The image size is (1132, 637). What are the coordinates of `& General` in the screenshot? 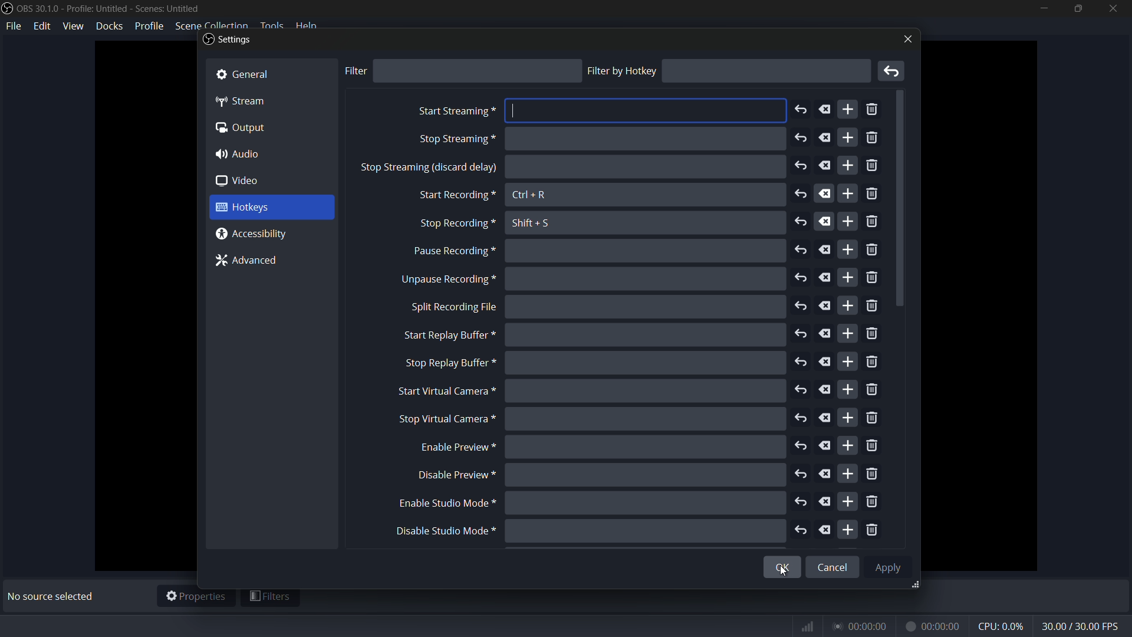 It's located at (254, 73).